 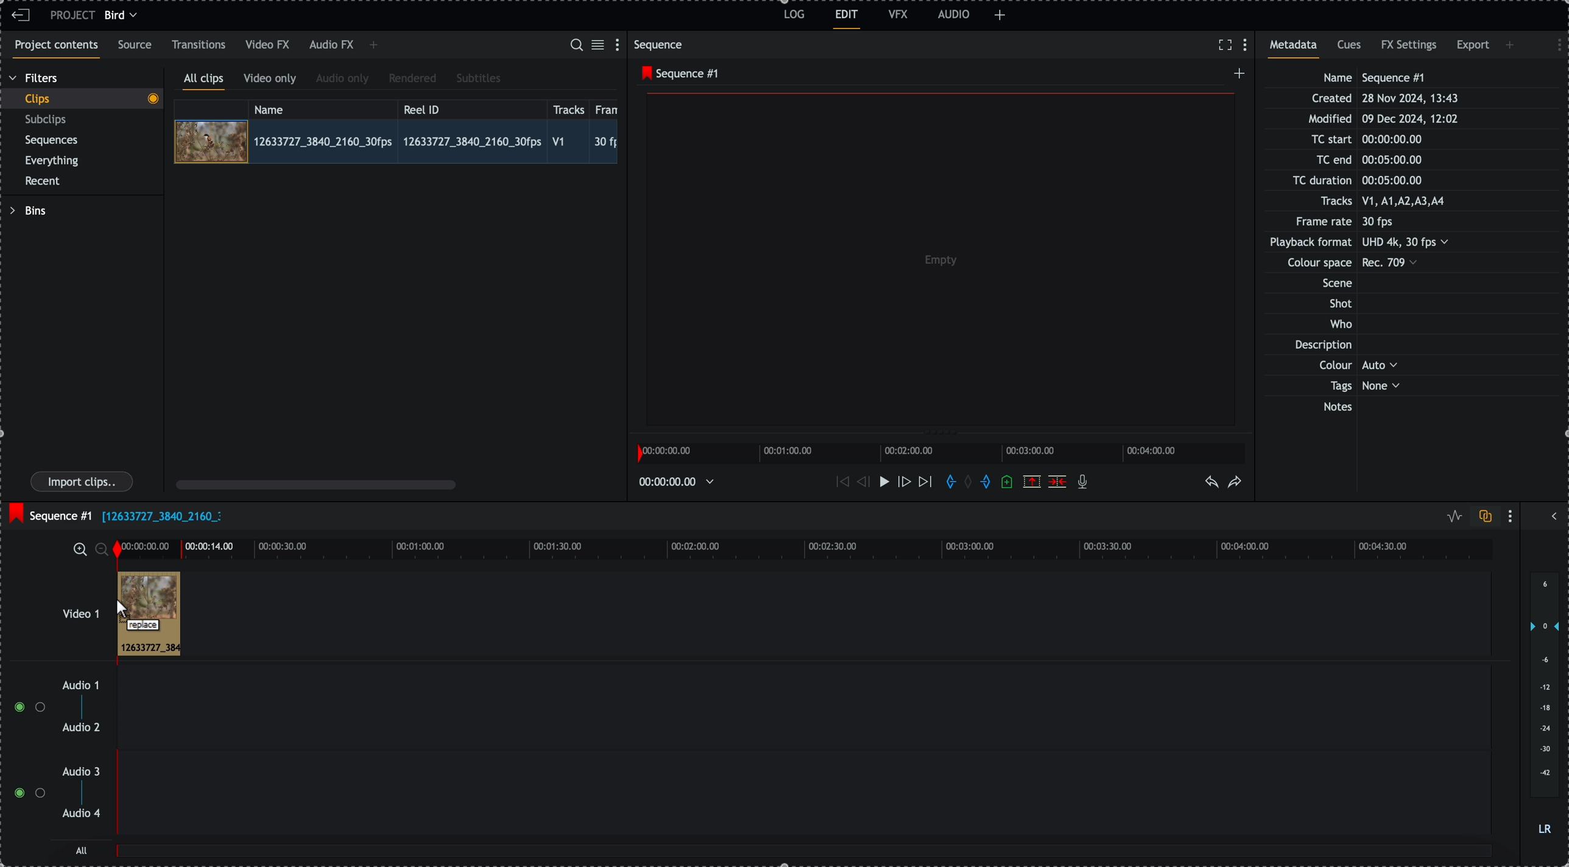 I want to click on log, so click(x=792, y=16).